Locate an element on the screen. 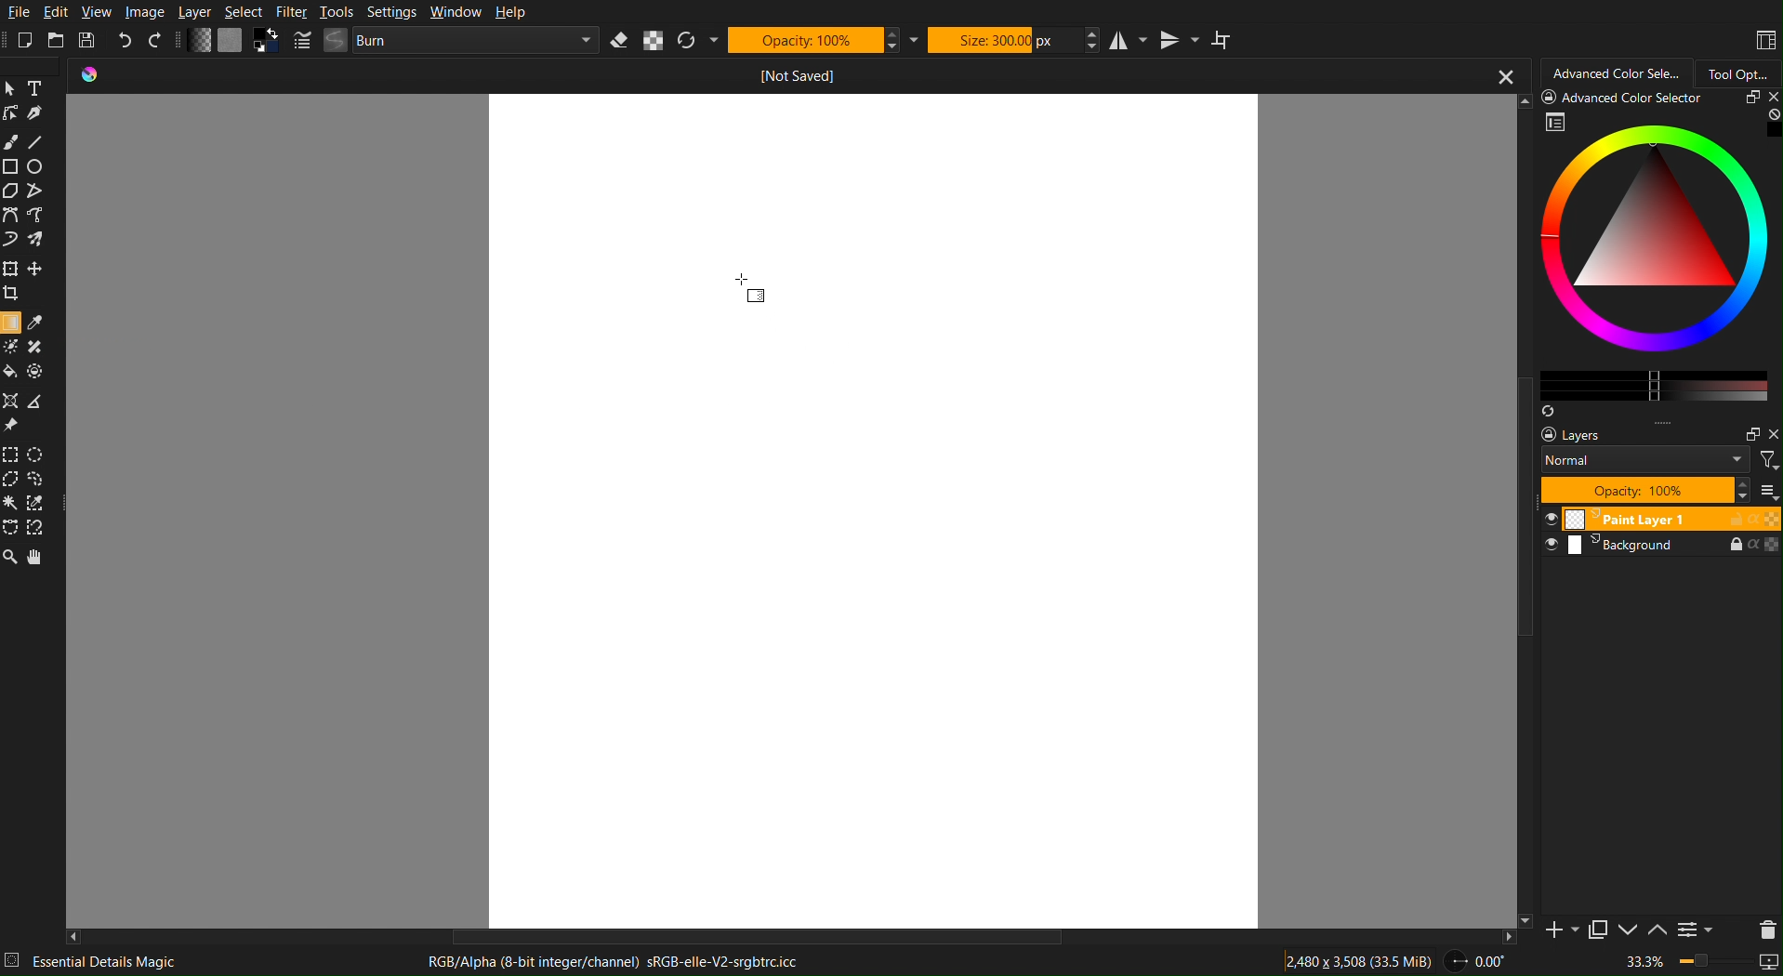  Refresh is located at coordinates (698, 40).